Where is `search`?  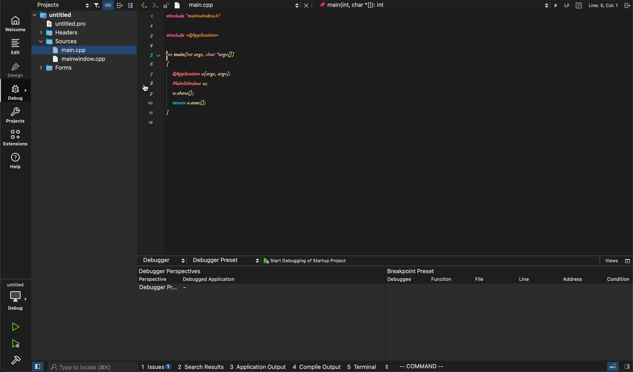 search is located at coordinates (91, 366).